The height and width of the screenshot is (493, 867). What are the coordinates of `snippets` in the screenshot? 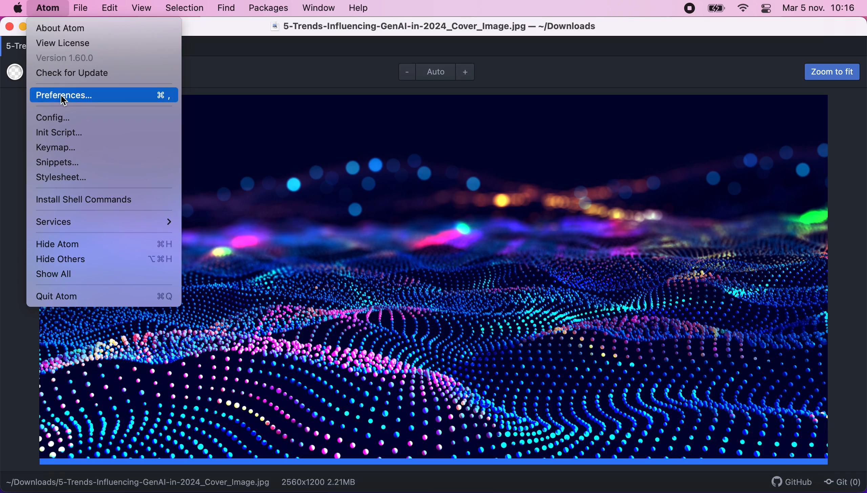 It's located at (61, 162).